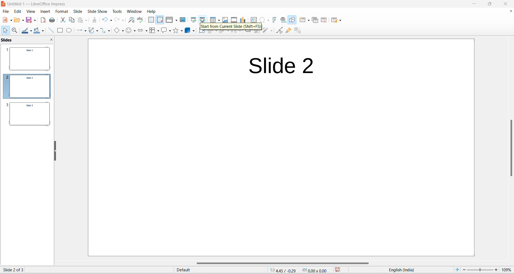 This screenshot has height=274, width=514. I want to click on flowcharts, so click(153, 31).